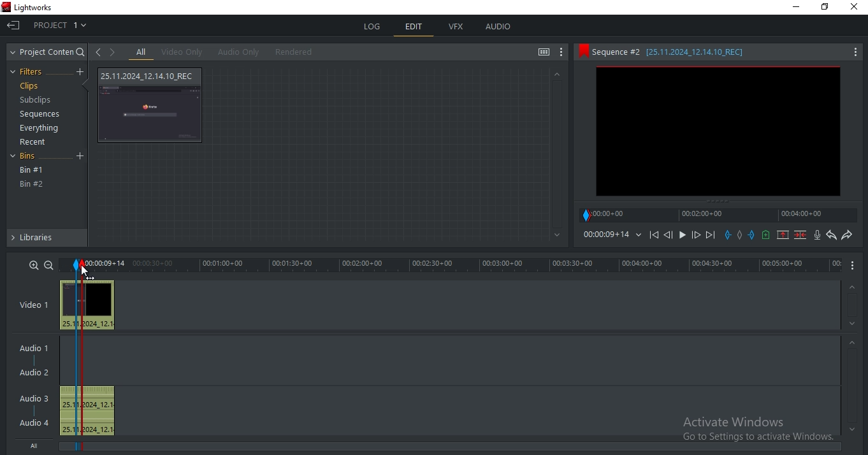 The image size is (868, 455). Describe the element at coordinates (34, 264) in the screenshot. I see `zoom in` at that location.